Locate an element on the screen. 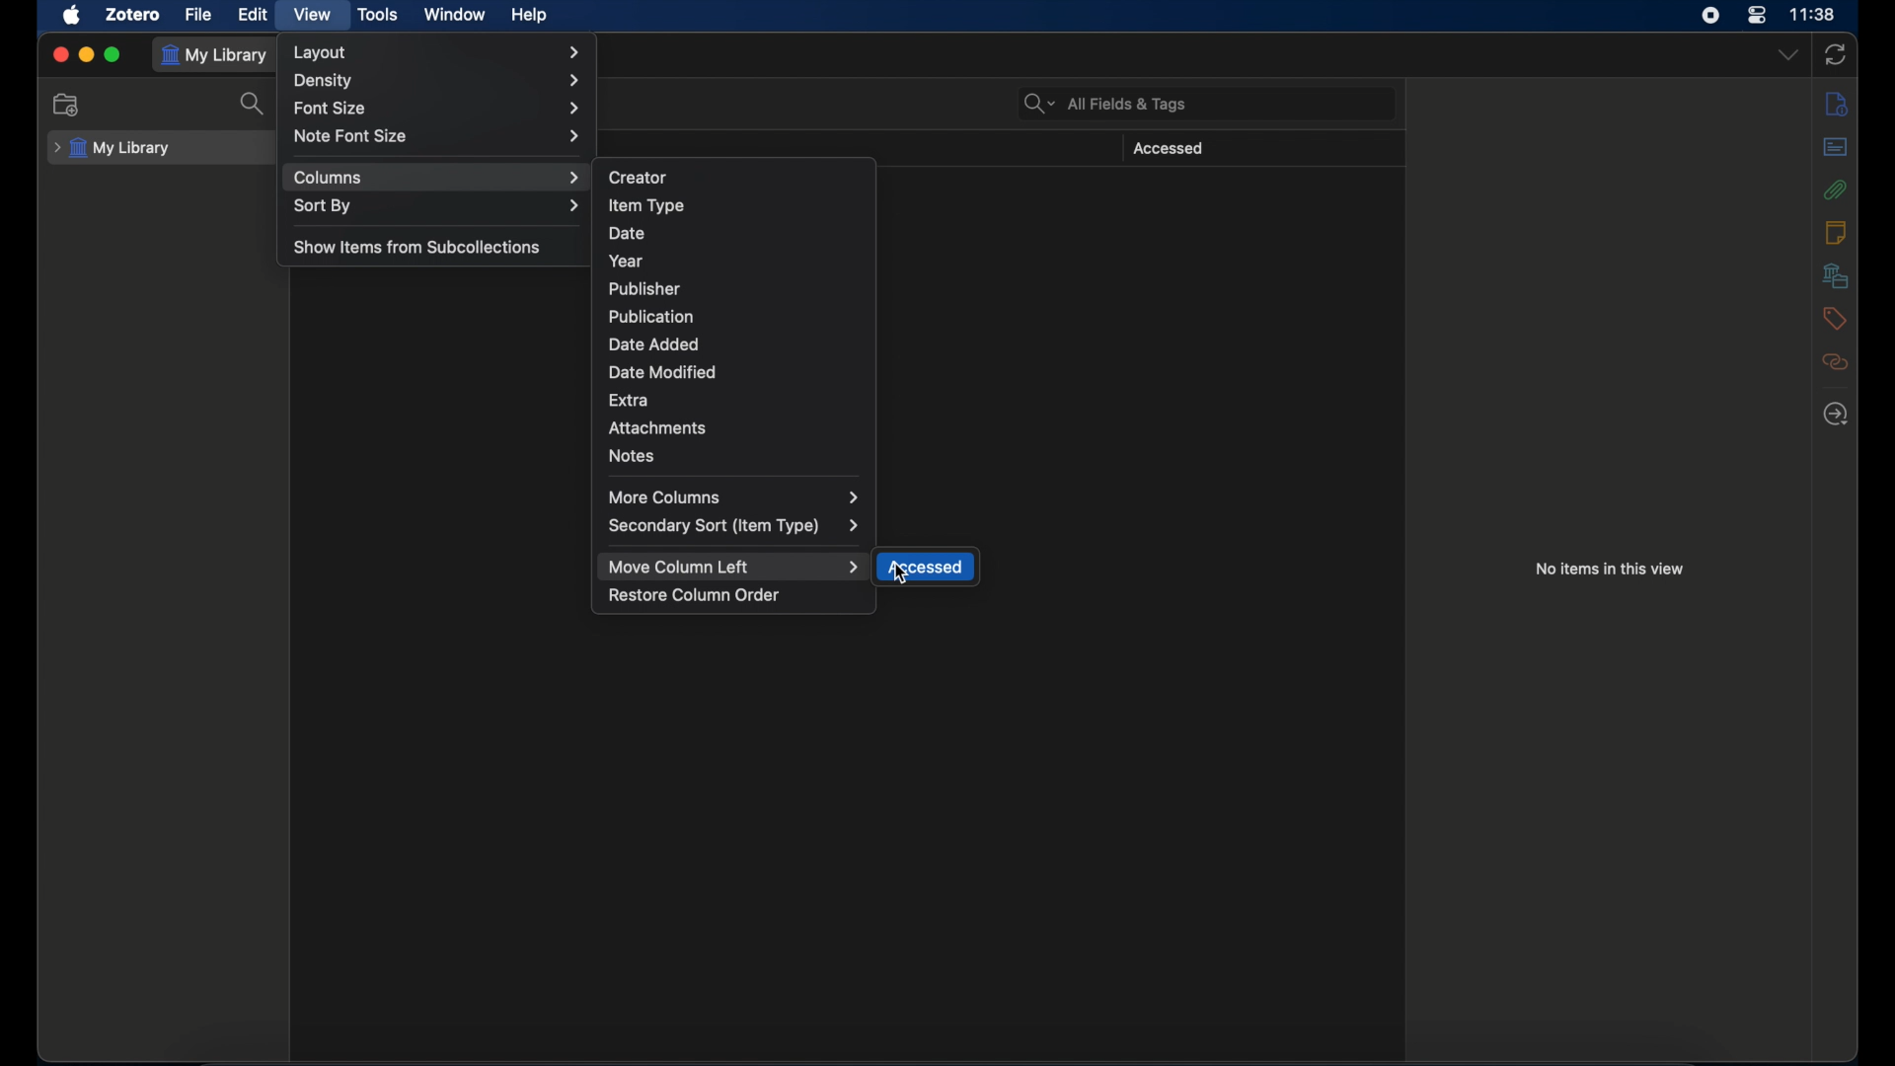 The height and width of the screenshot is (1066, 1895). publication is located at coordinates (650, 316).